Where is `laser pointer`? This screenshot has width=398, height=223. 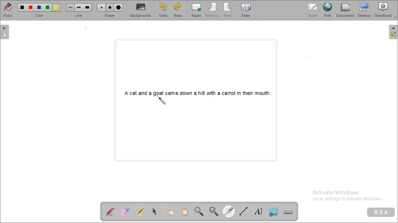 laser pointer is located at coordinates (162, 100).